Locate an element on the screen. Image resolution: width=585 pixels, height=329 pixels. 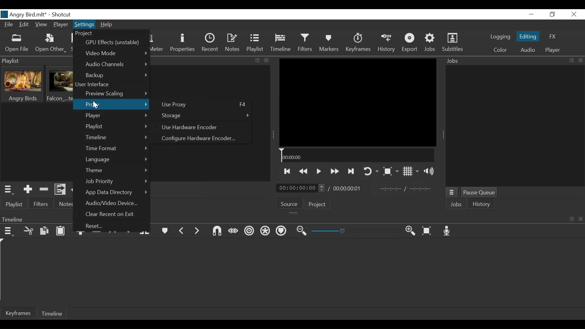
Timeline Panel is located at coordinates (13, 219).